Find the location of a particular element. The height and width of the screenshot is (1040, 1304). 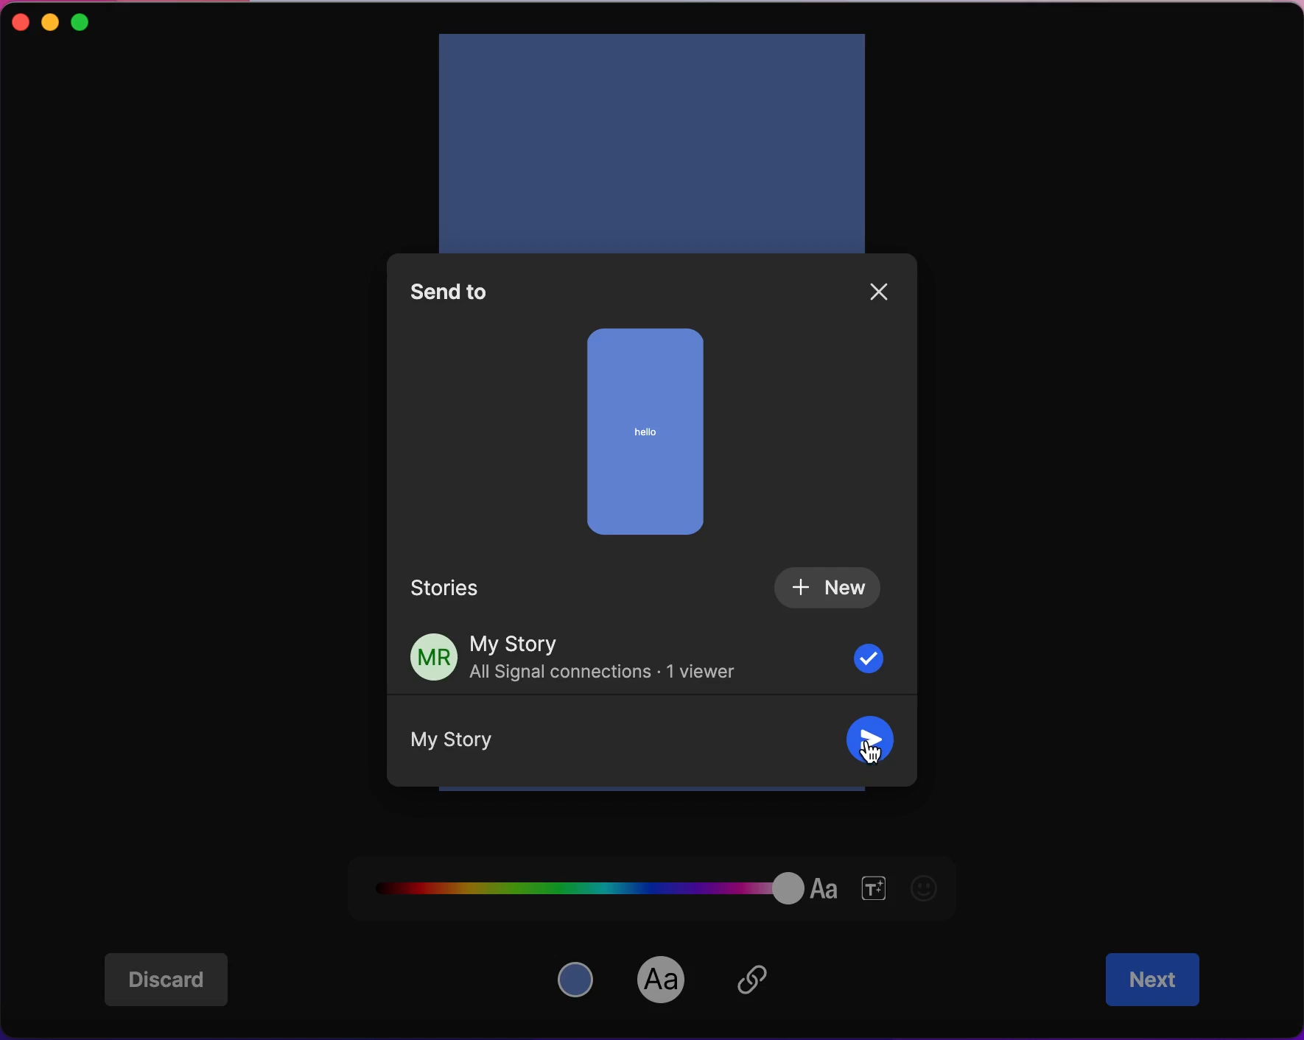

close is located at coordinates (18, 24).